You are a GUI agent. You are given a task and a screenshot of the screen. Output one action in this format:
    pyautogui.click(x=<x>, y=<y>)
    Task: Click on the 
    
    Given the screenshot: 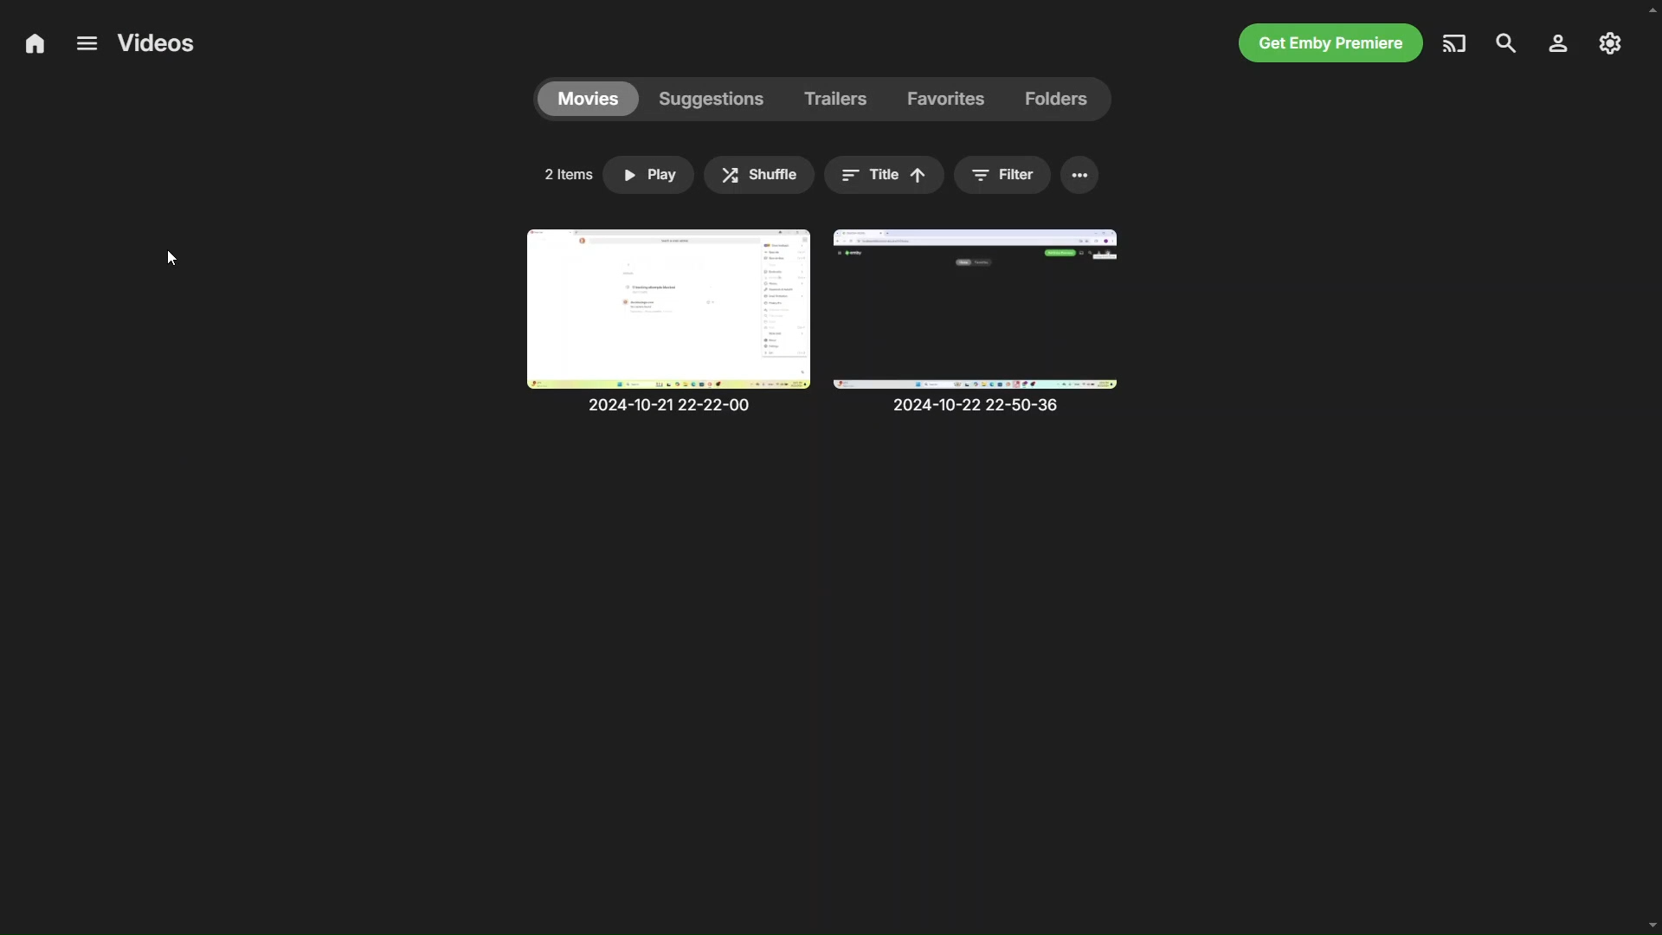 What is the action you would take?
    pyautogui.click(x=1081, y=174)
    